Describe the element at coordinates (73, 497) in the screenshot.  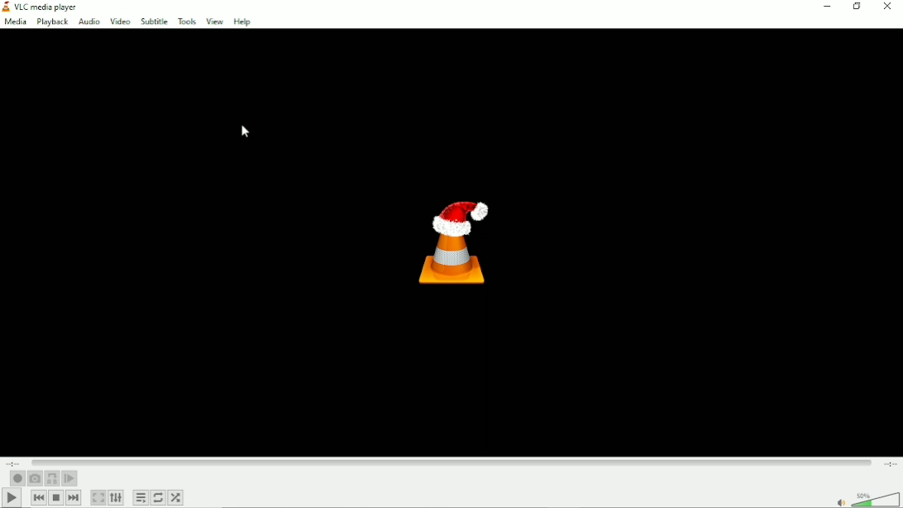
I see `Next` at that location.